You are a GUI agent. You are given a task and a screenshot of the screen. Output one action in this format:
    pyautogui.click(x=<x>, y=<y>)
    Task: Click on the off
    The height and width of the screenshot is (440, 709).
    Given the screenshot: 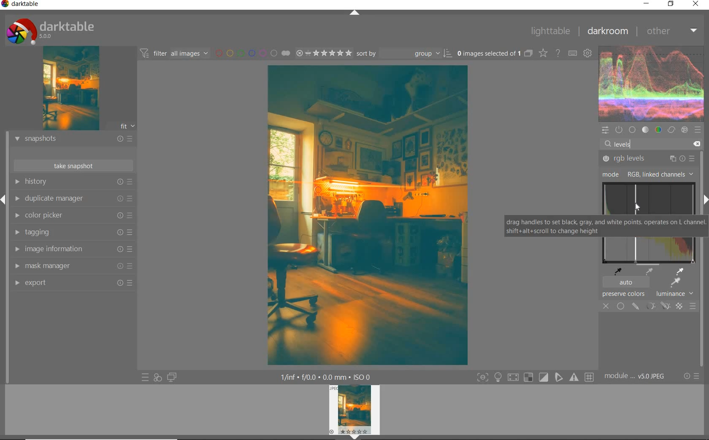 What is the action you would take?
    pyautogui.click(x=606, y=306)
    